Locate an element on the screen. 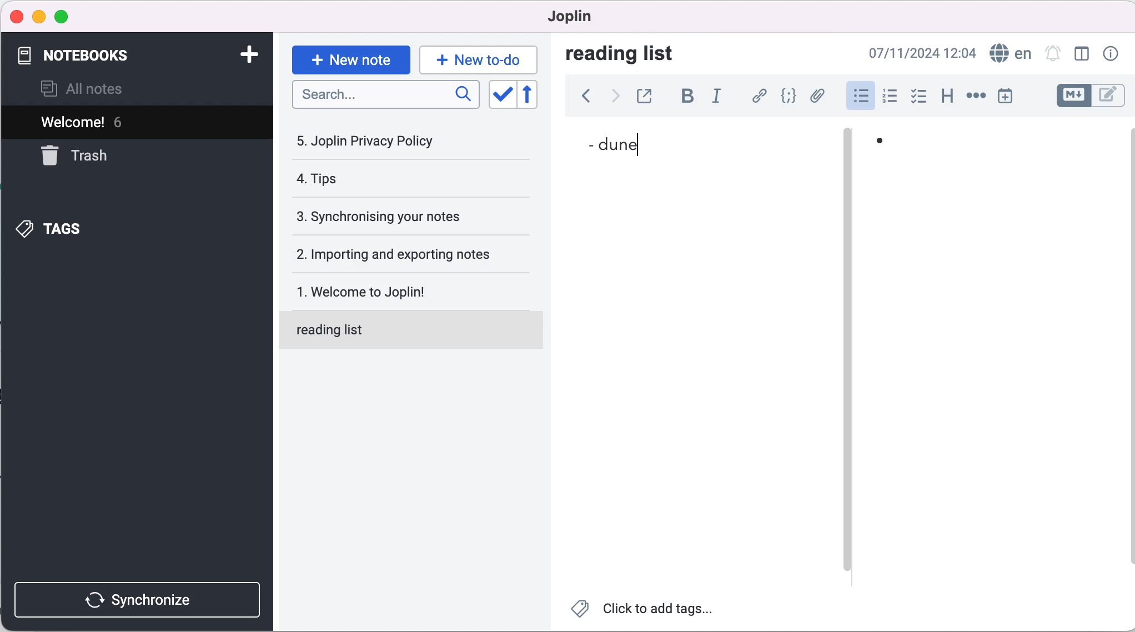 Image resolution: width=1135 pixels, height=632 pixels. new note is located at coordinates (349, 59).